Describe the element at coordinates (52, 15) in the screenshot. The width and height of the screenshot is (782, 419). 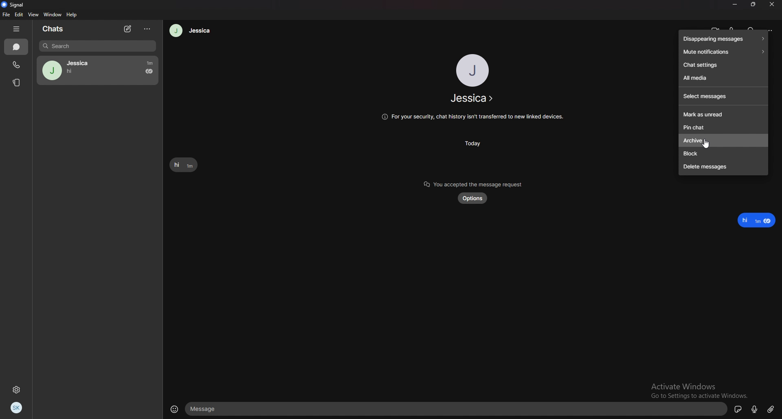
I see `Window` at that location.